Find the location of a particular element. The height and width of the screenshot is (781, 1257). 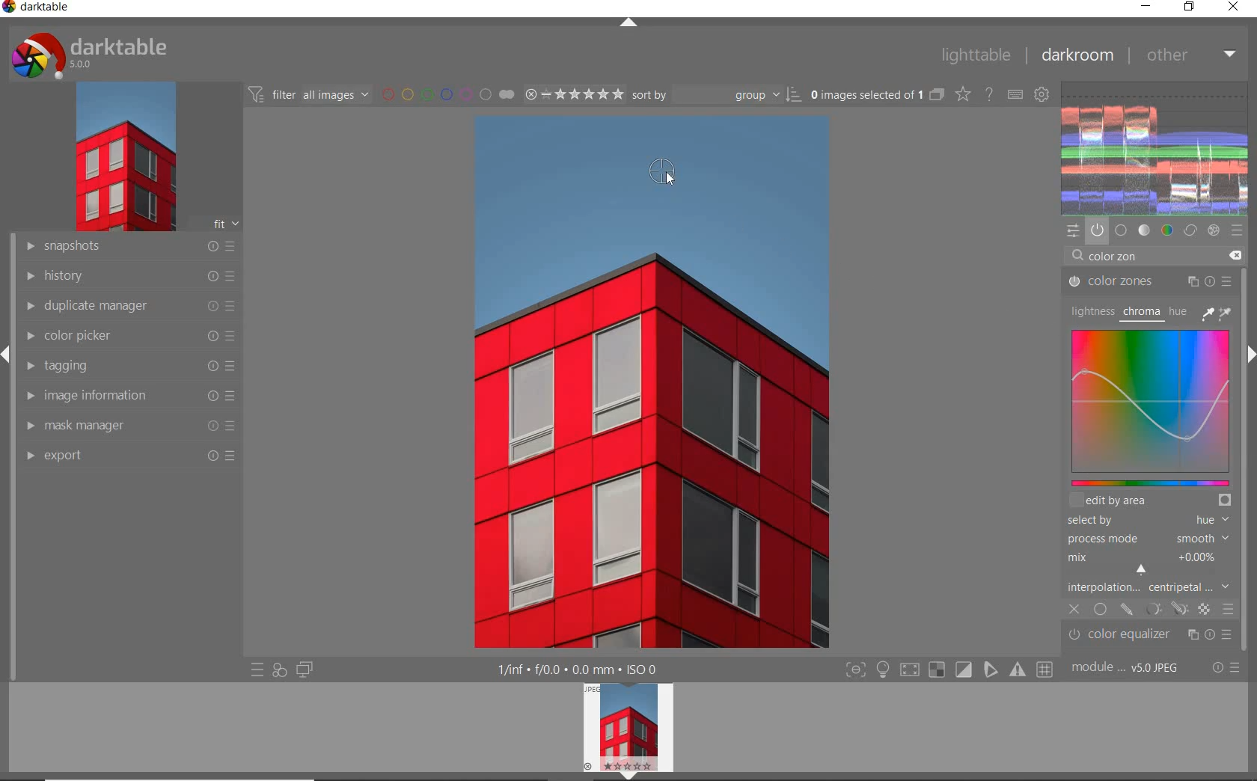

color equalizer is located at coordinates (1151, 637).